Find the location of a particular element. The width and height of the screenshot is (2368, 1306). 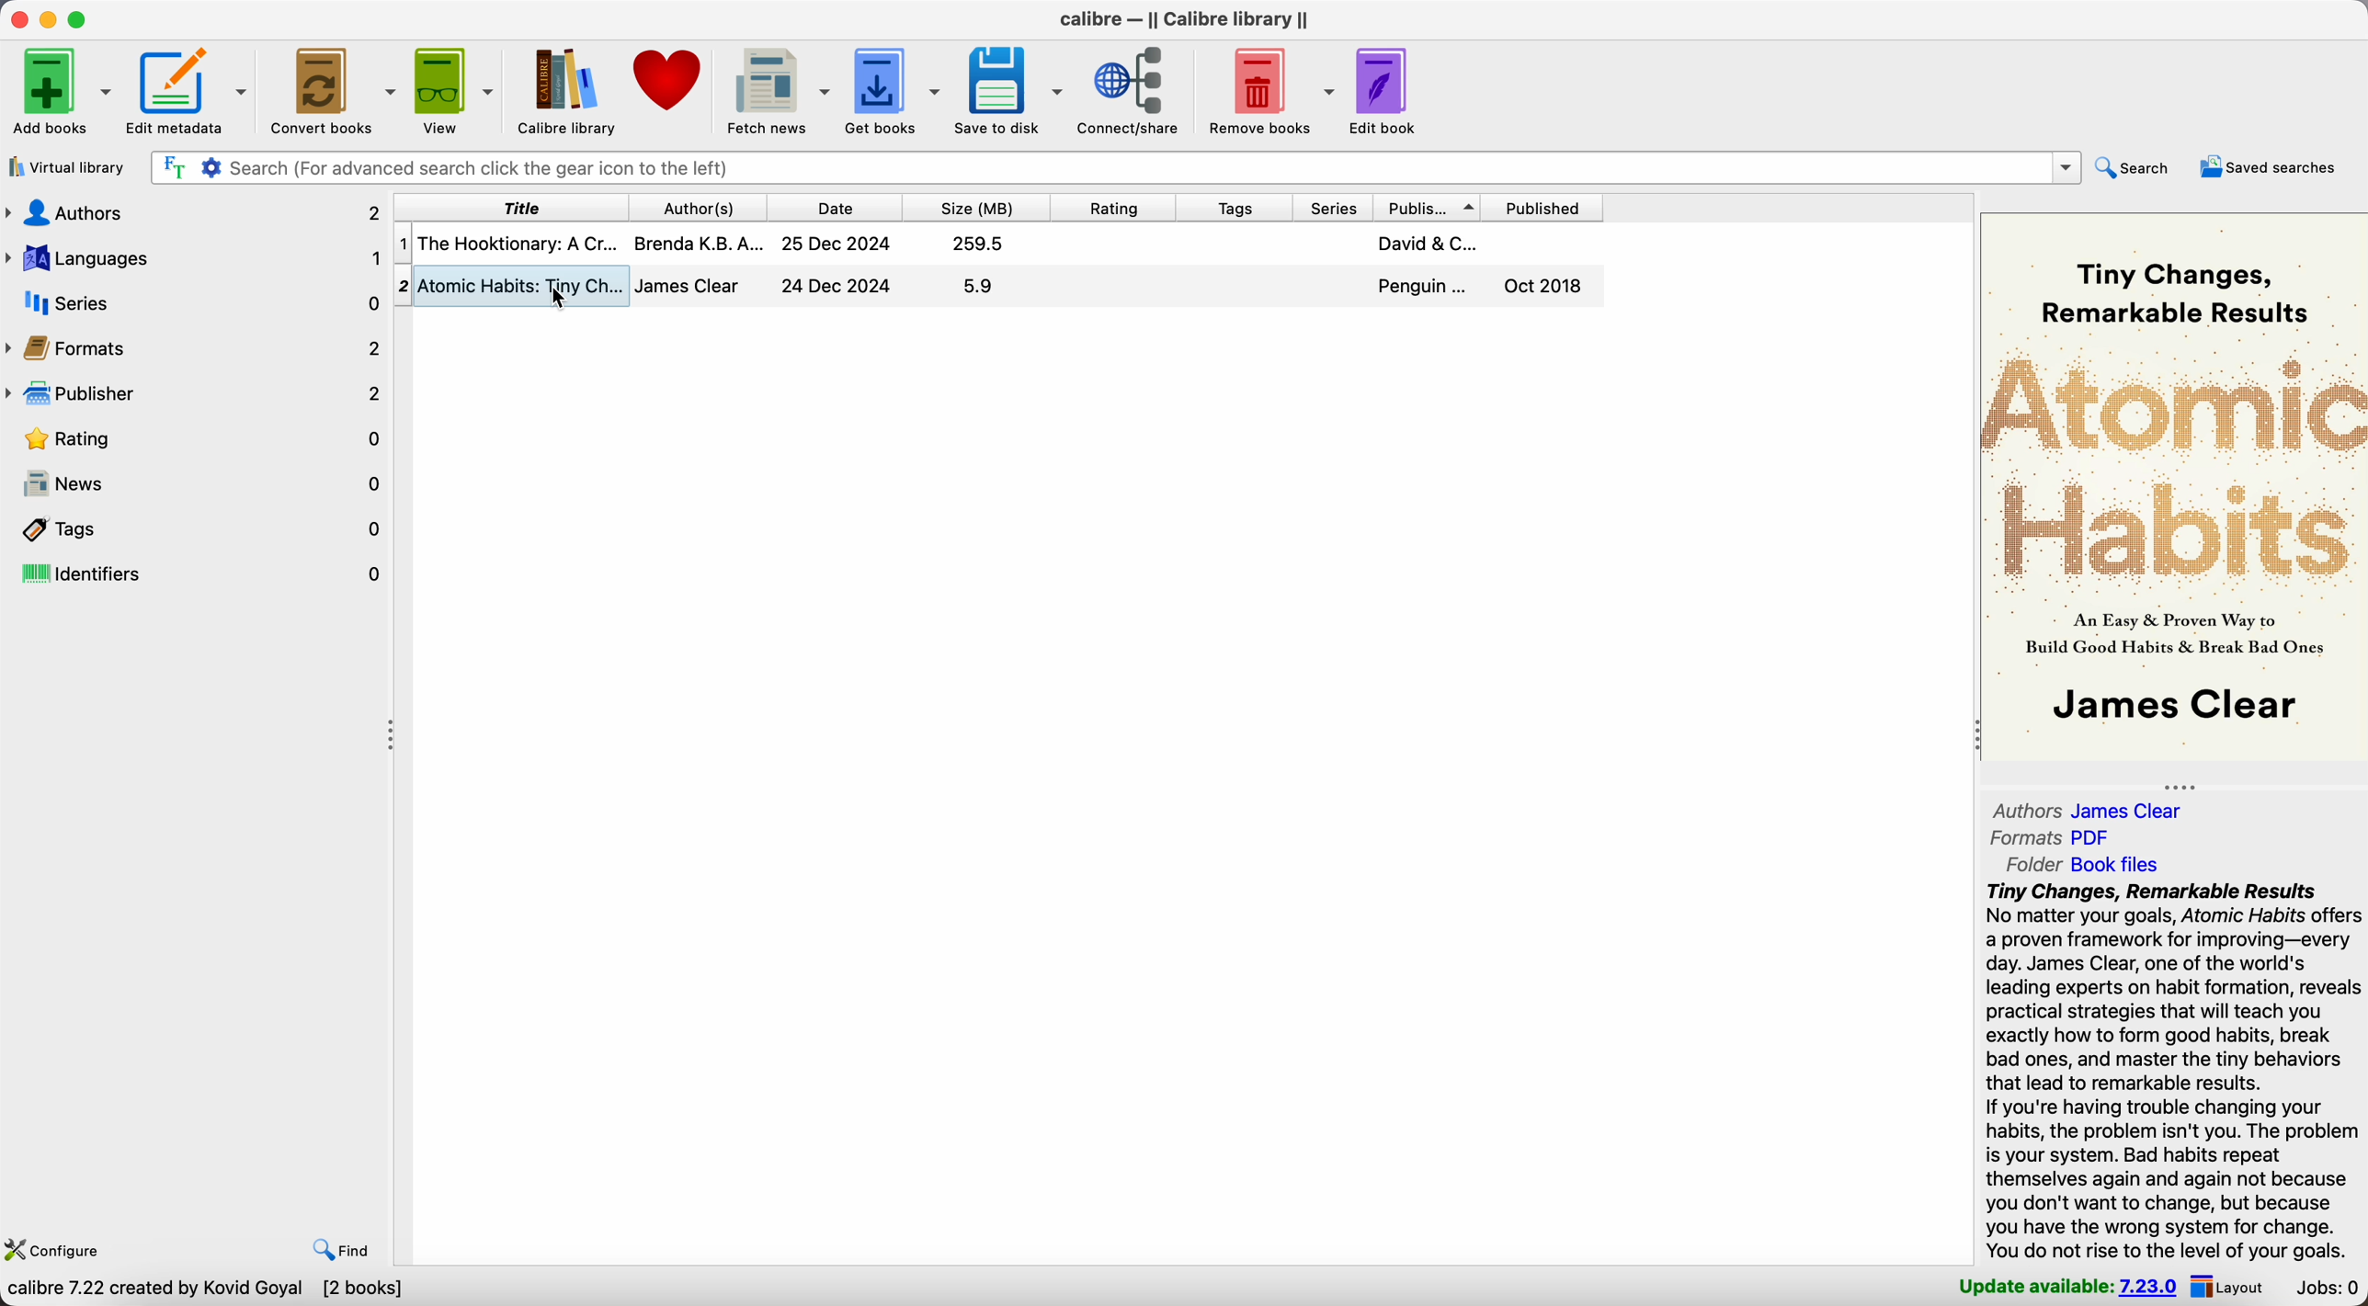

saved searches is located at coordinates (2271, 168).